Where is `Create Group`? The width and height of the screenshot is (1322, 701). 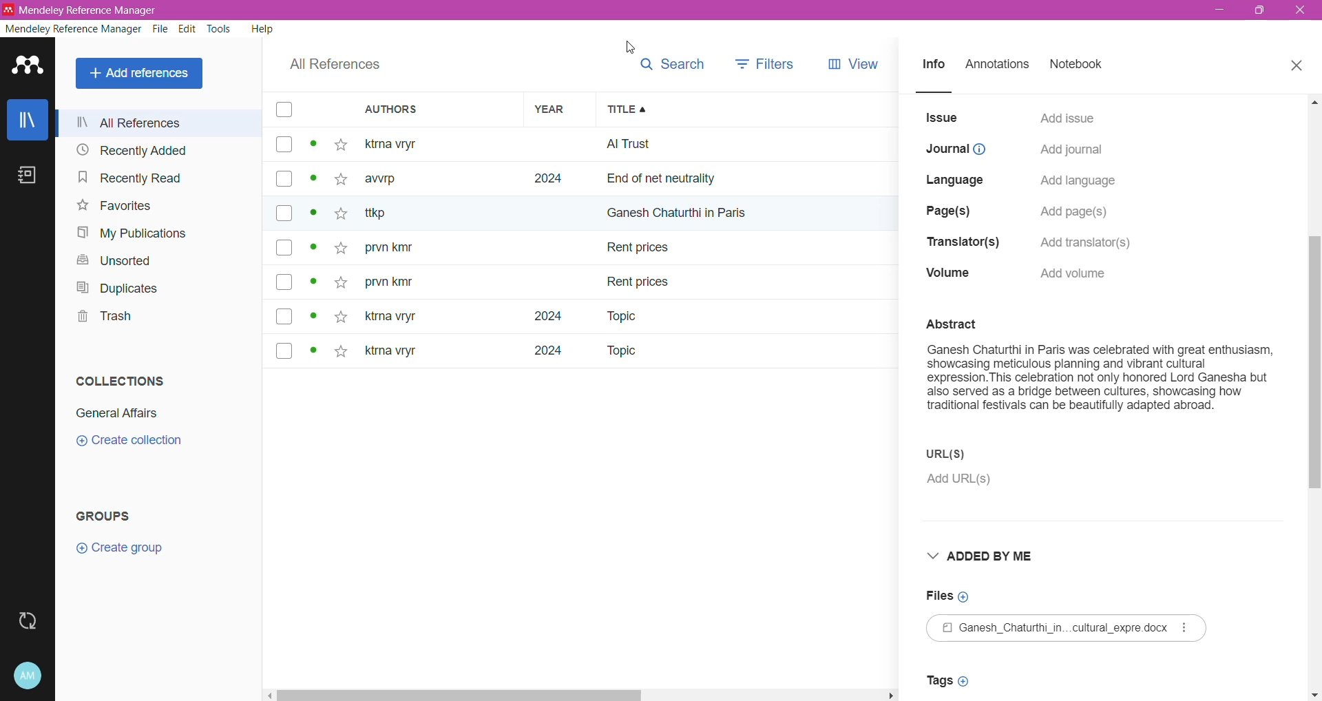
Create Group is located at coordinates (127, 549).